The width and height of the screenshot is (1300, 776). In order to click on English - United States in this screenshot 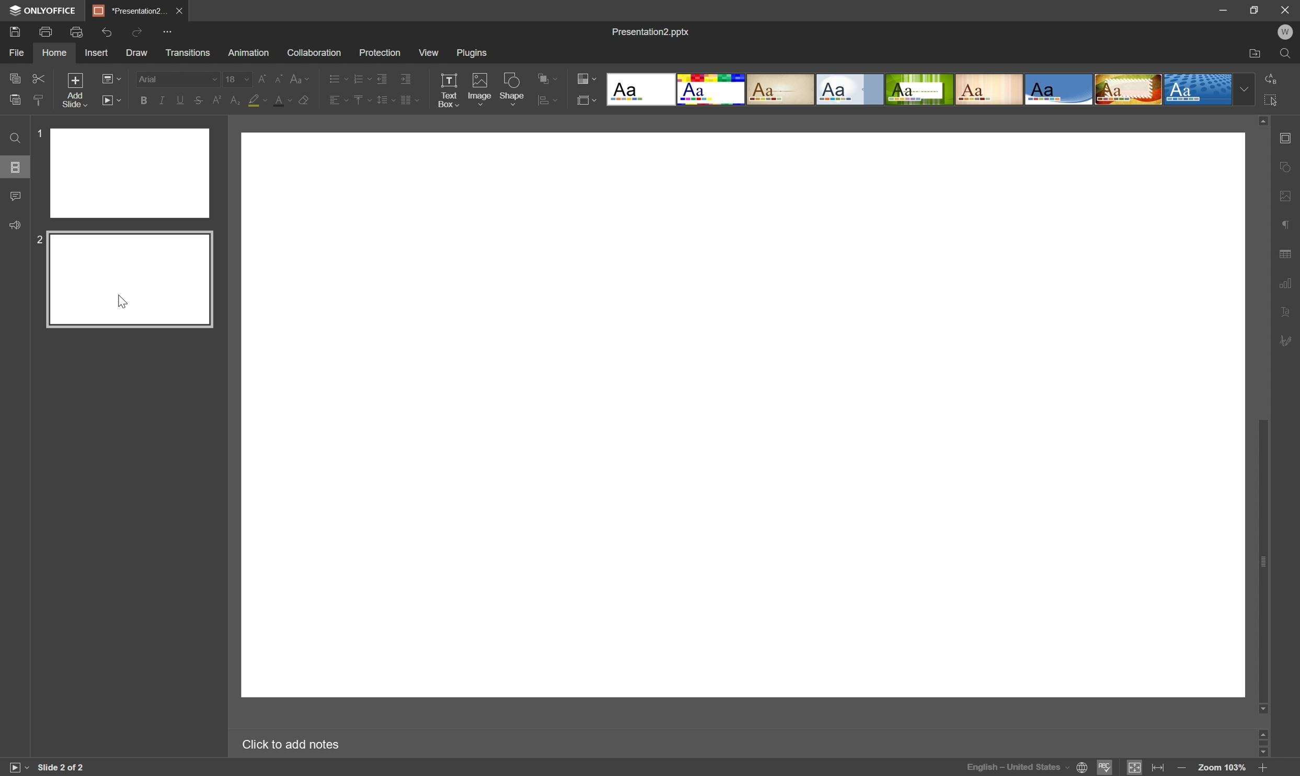, I will do `click(1016, 769)`.